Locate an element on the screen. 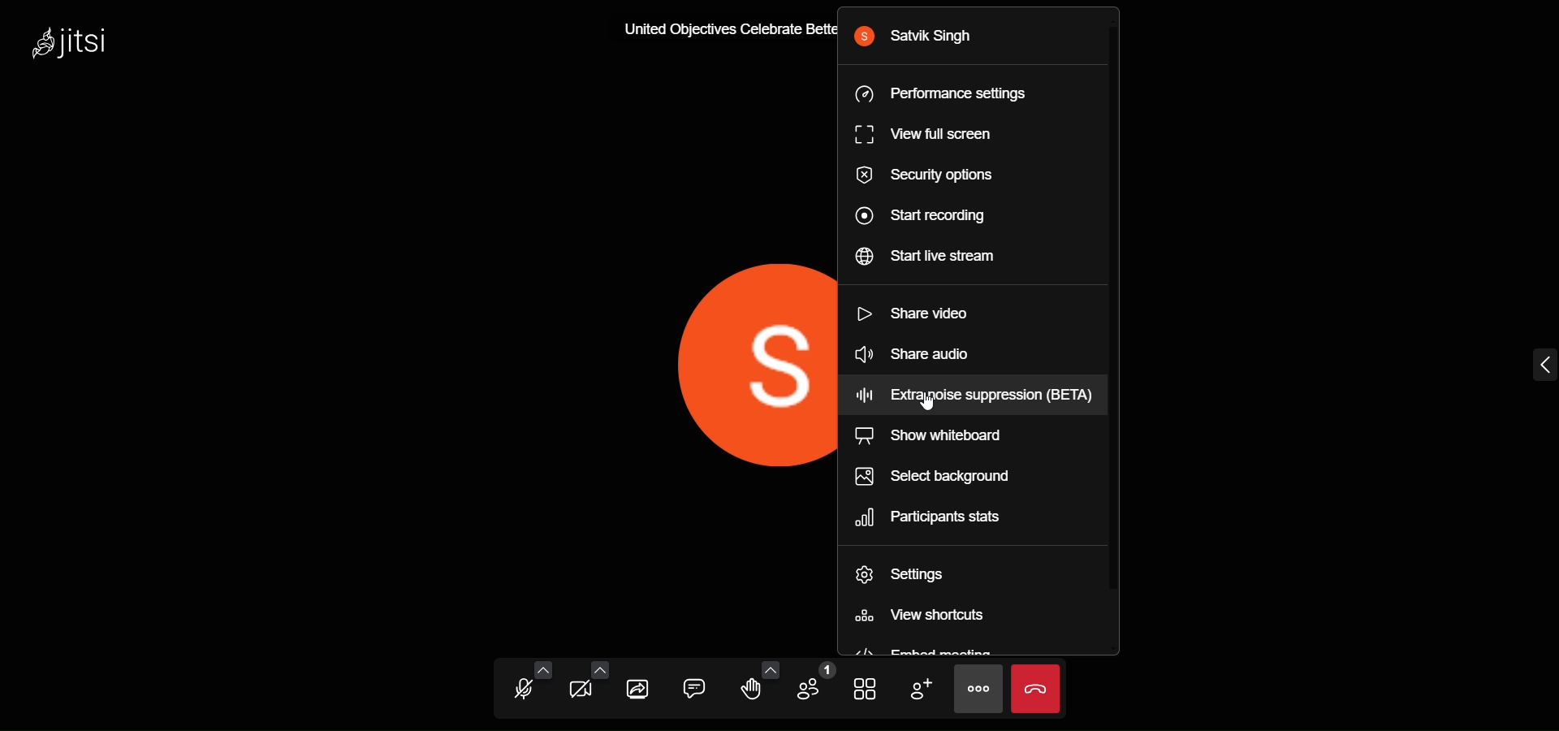  participants stats is located at coordinates (942, 517).